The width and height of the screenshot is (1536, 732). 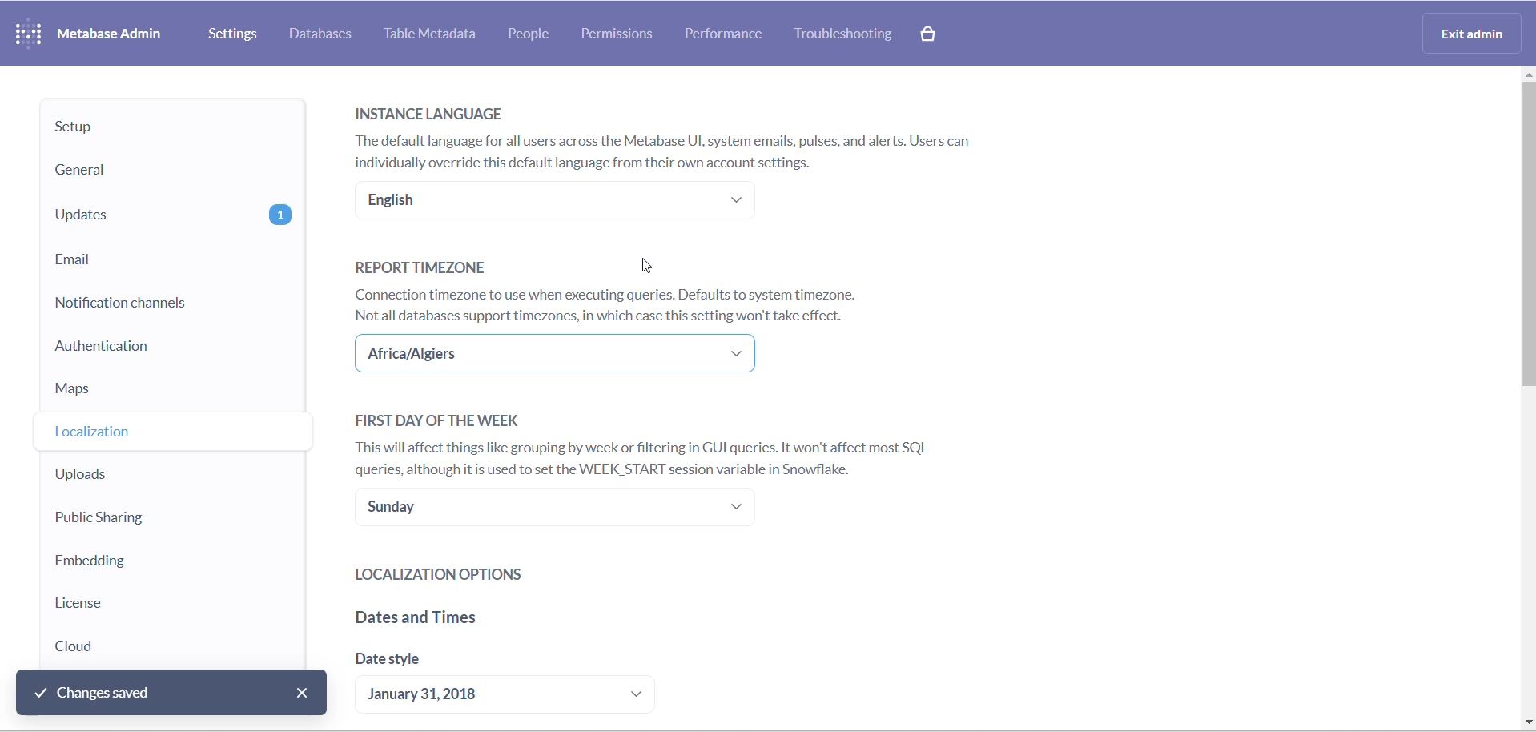 I want to click on move up button, so click(x=1526, y=78).